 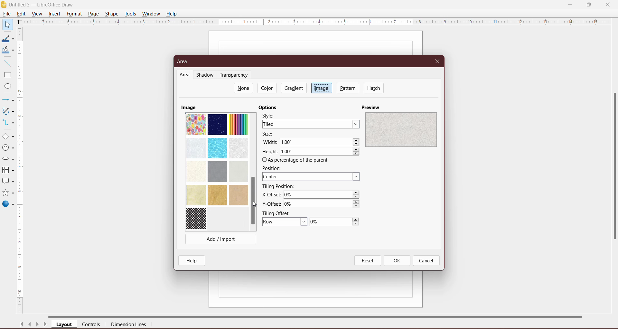 I want to click on As percentage of the present, so click(x=296, y=160).